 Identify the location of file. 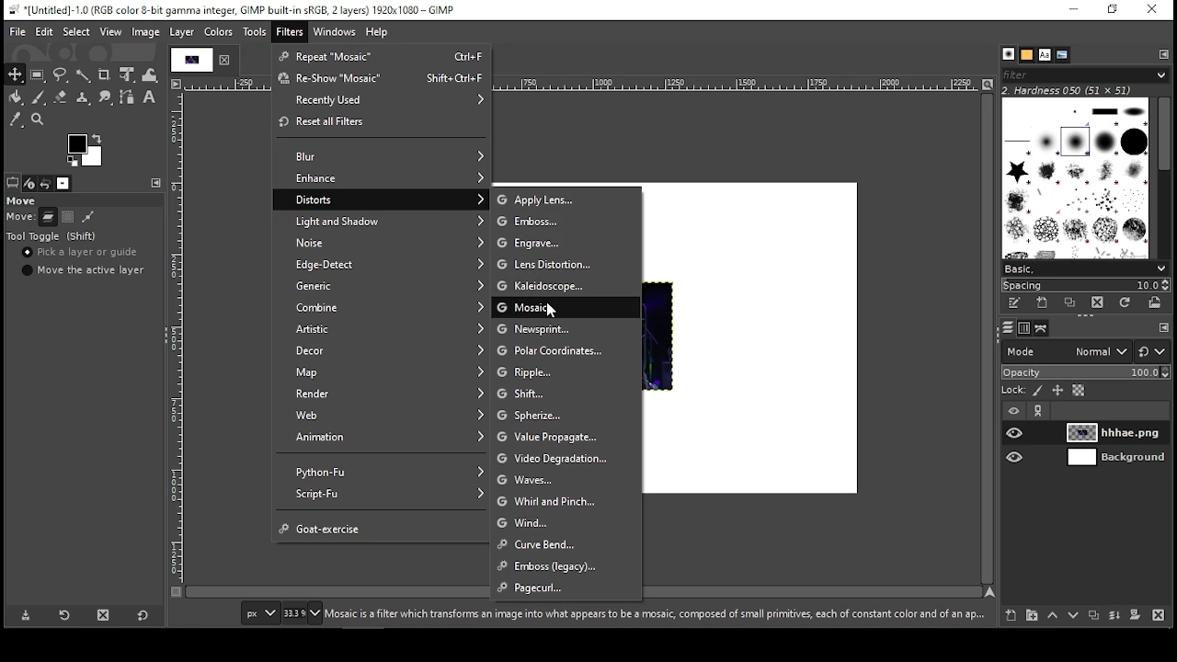
(17, 30).